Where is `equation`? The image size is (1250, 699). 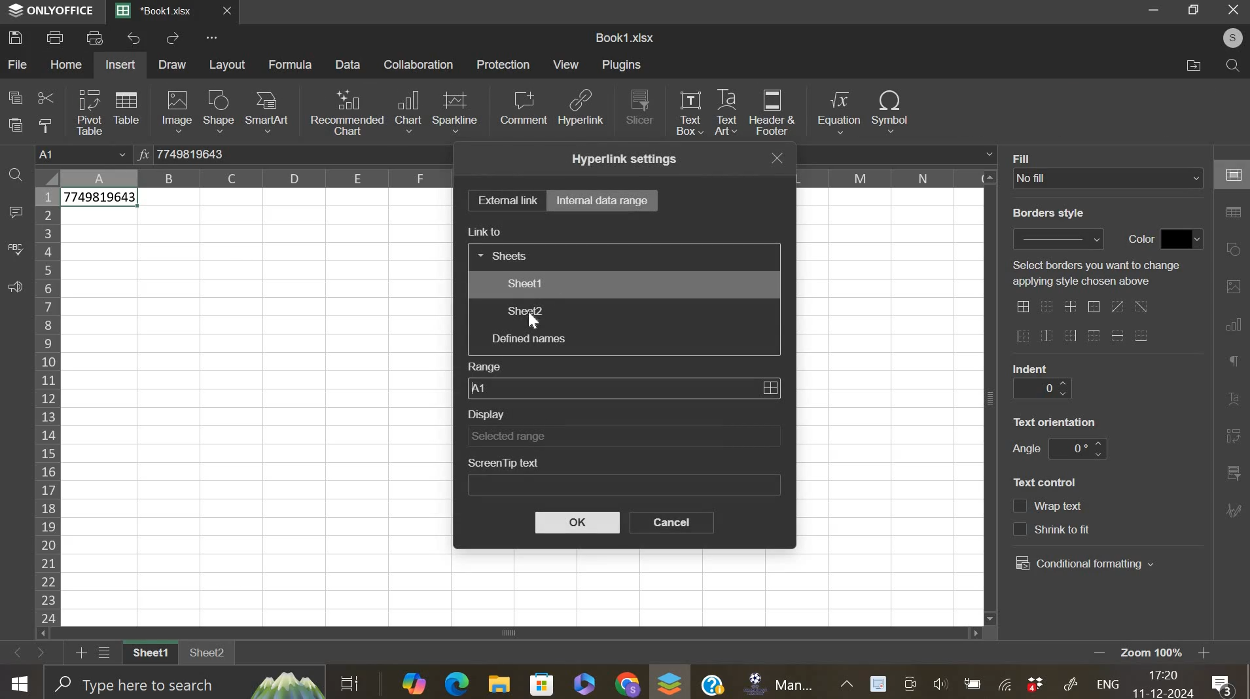 equation is located at coordinates (838, 113).